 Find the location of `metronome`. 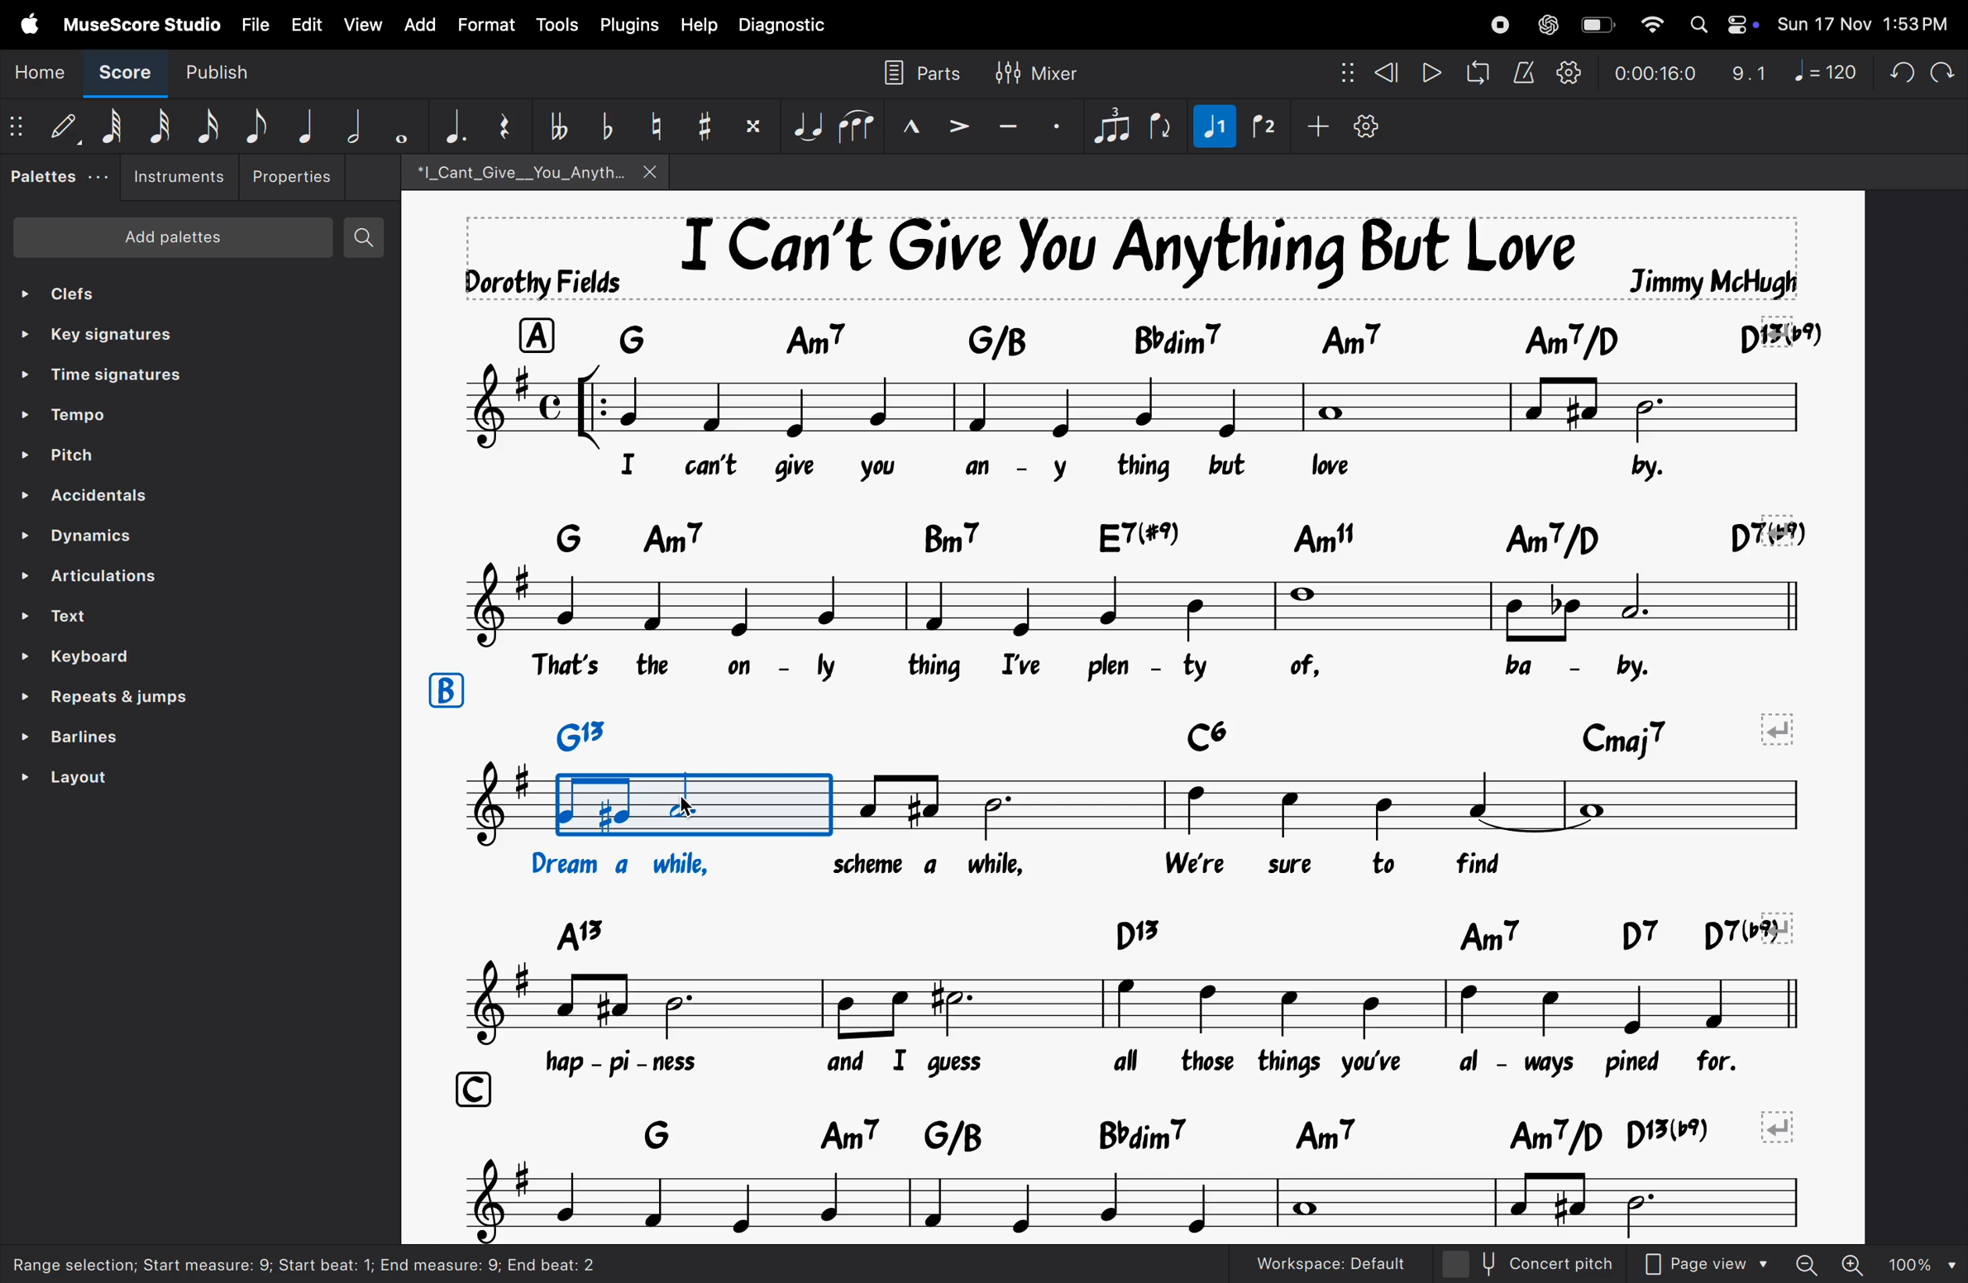

metronome is located at coordinates (1521, 69).